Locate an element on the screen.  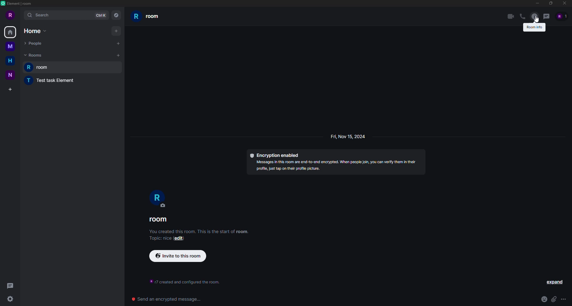
N is located at coordinates (10, 75).